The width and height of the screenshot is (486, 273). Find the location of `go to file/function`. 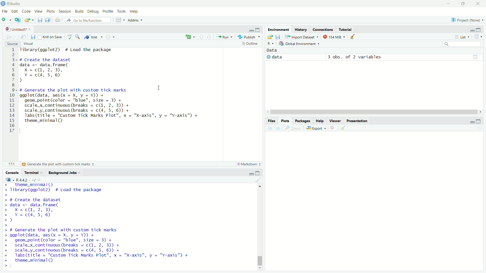

go to file/function is located at coordinates (88, 20).